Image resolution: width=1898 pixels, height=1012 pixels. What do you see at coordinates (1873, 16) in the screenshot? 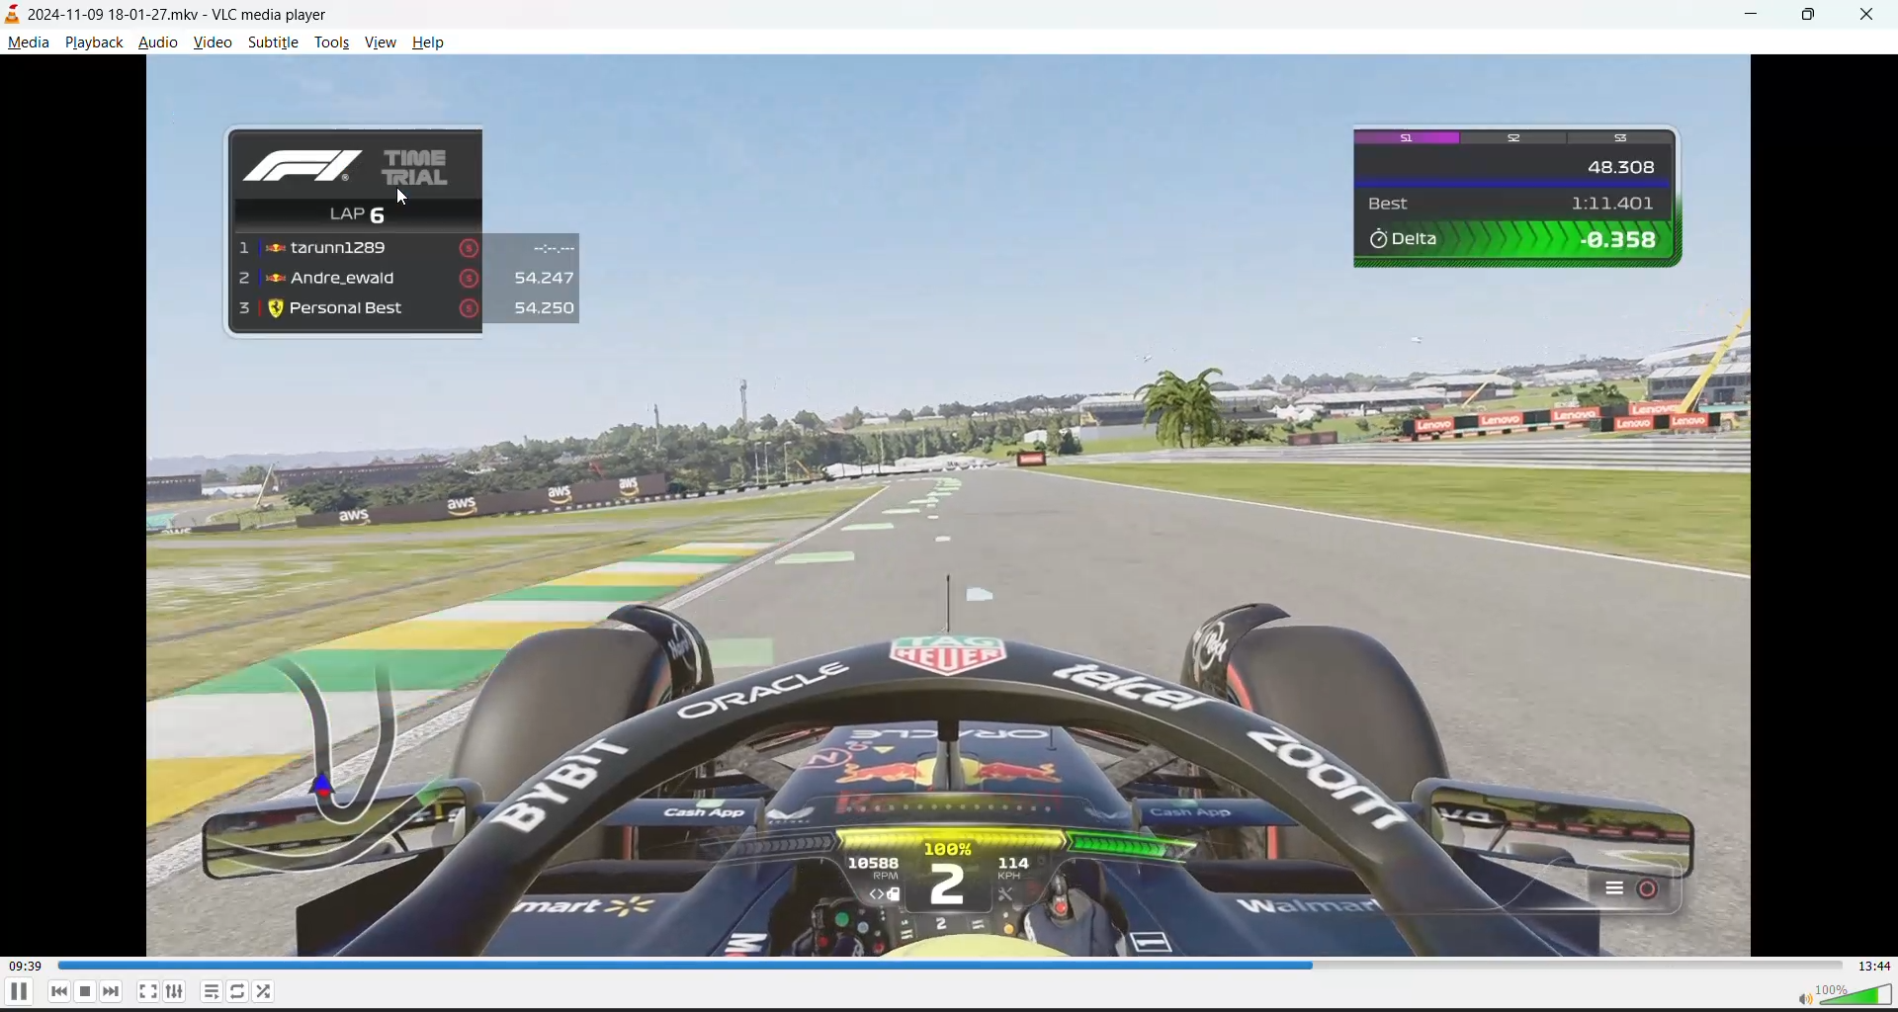
I see `close` at bounding box center [1873, 16].